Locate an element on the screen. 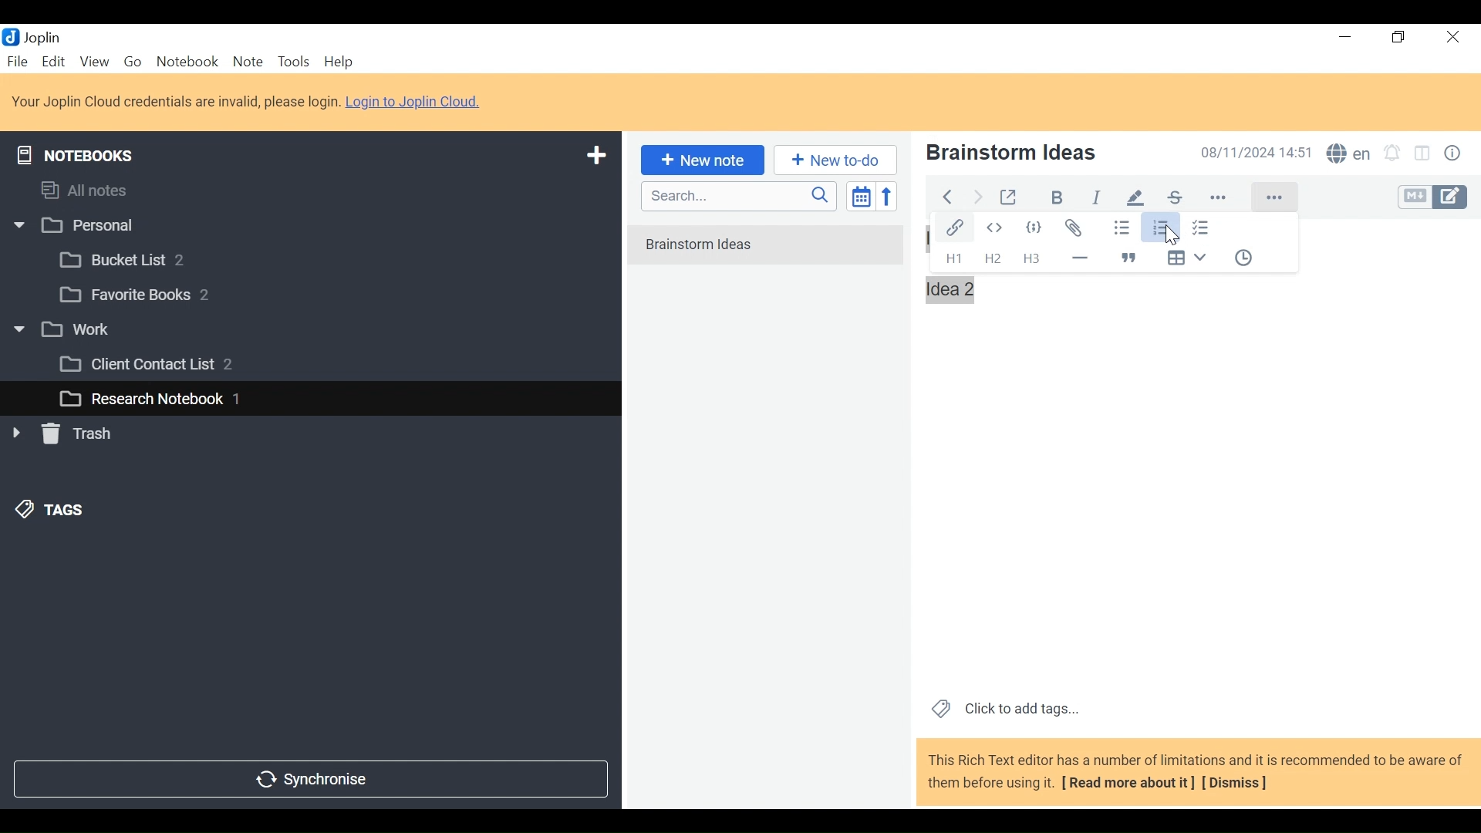  Add New Notebook is located at coordinates (595, 156).